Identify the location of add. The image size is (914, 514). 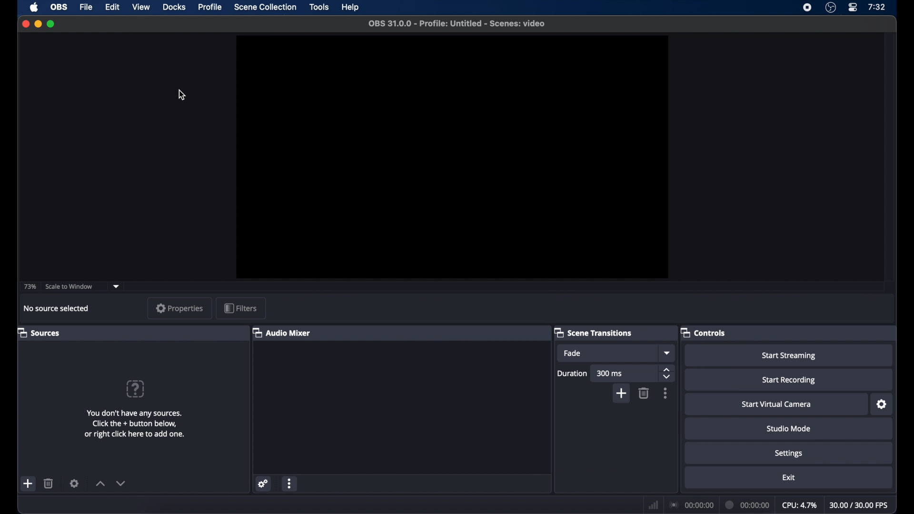
(28, 484).